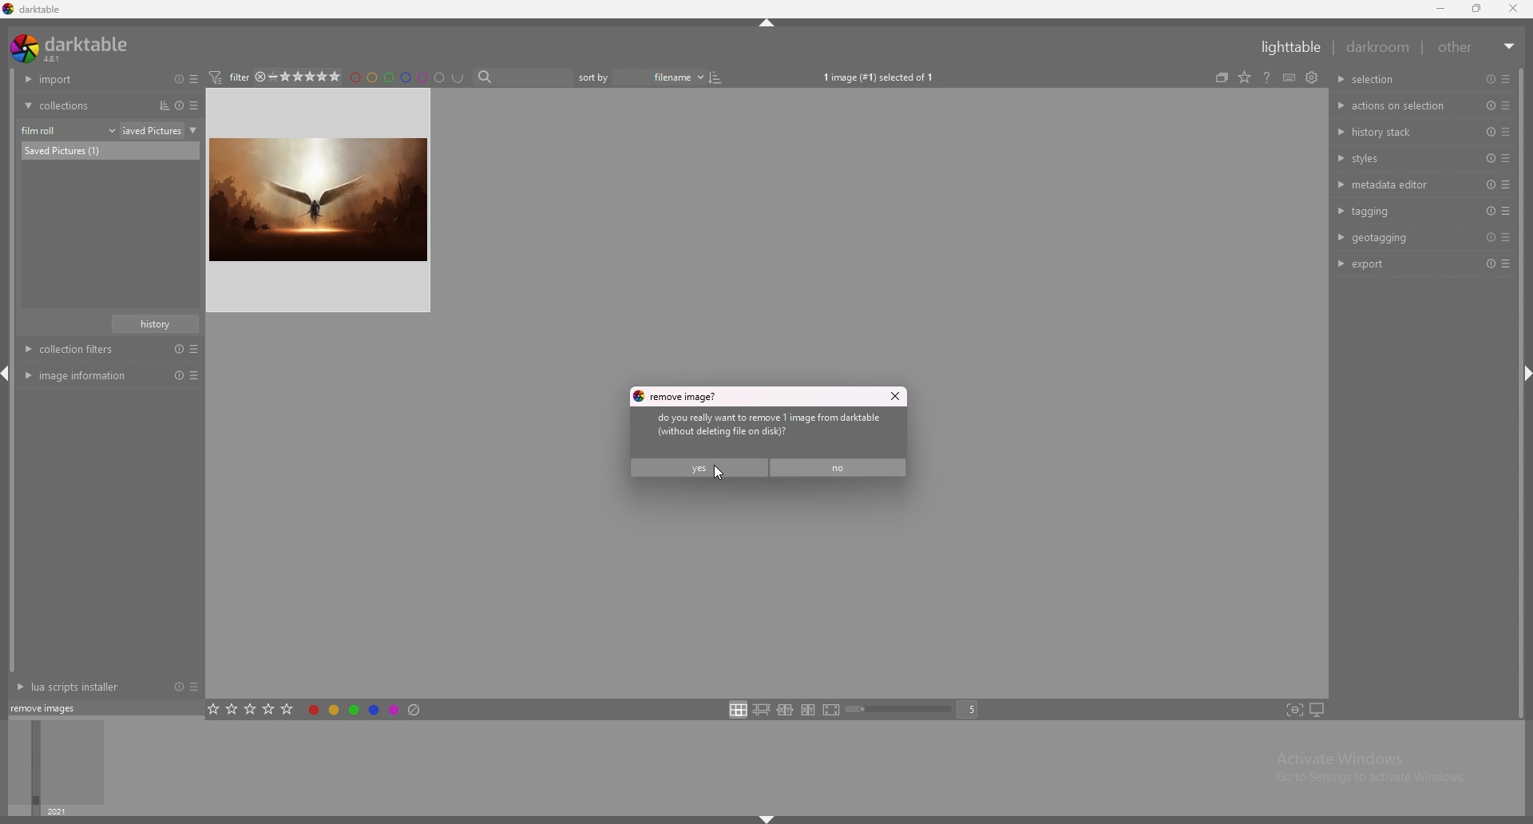  I want to click on darktable, so click(34, 9).